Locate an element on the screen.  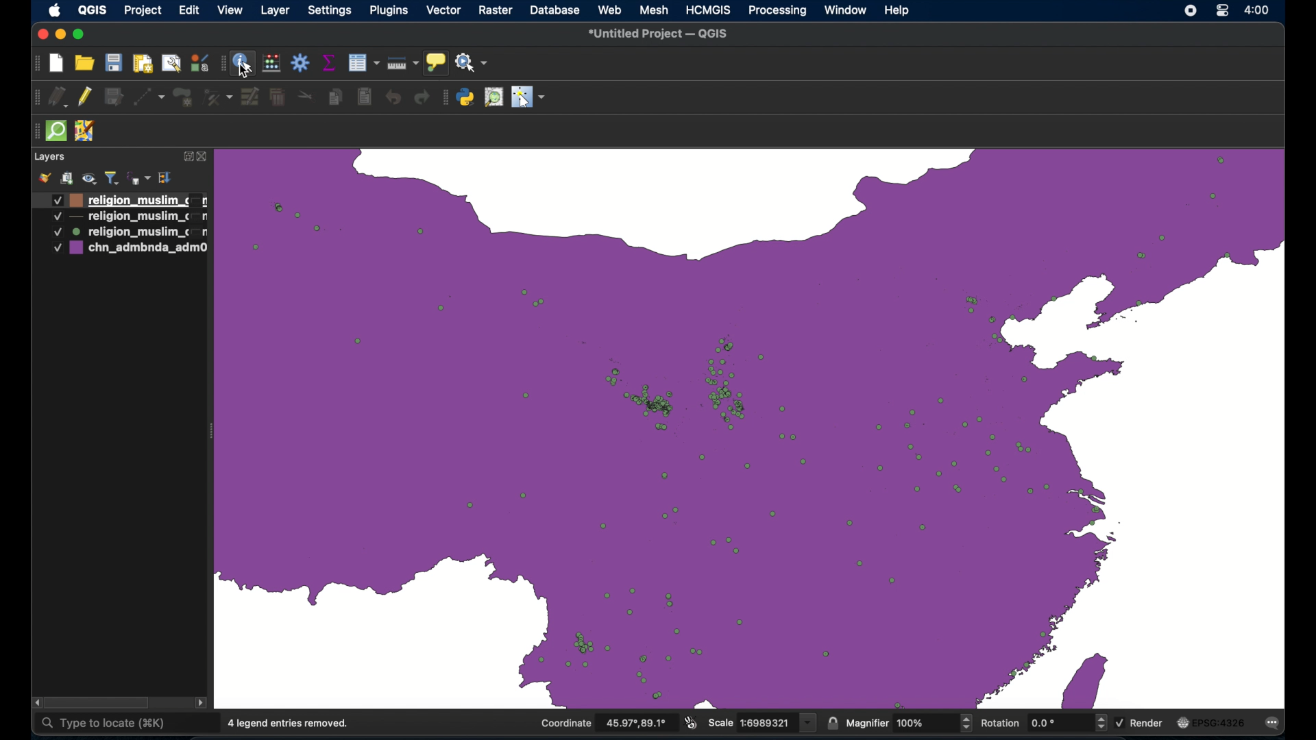
current edits is located at coordinates (60, 97).